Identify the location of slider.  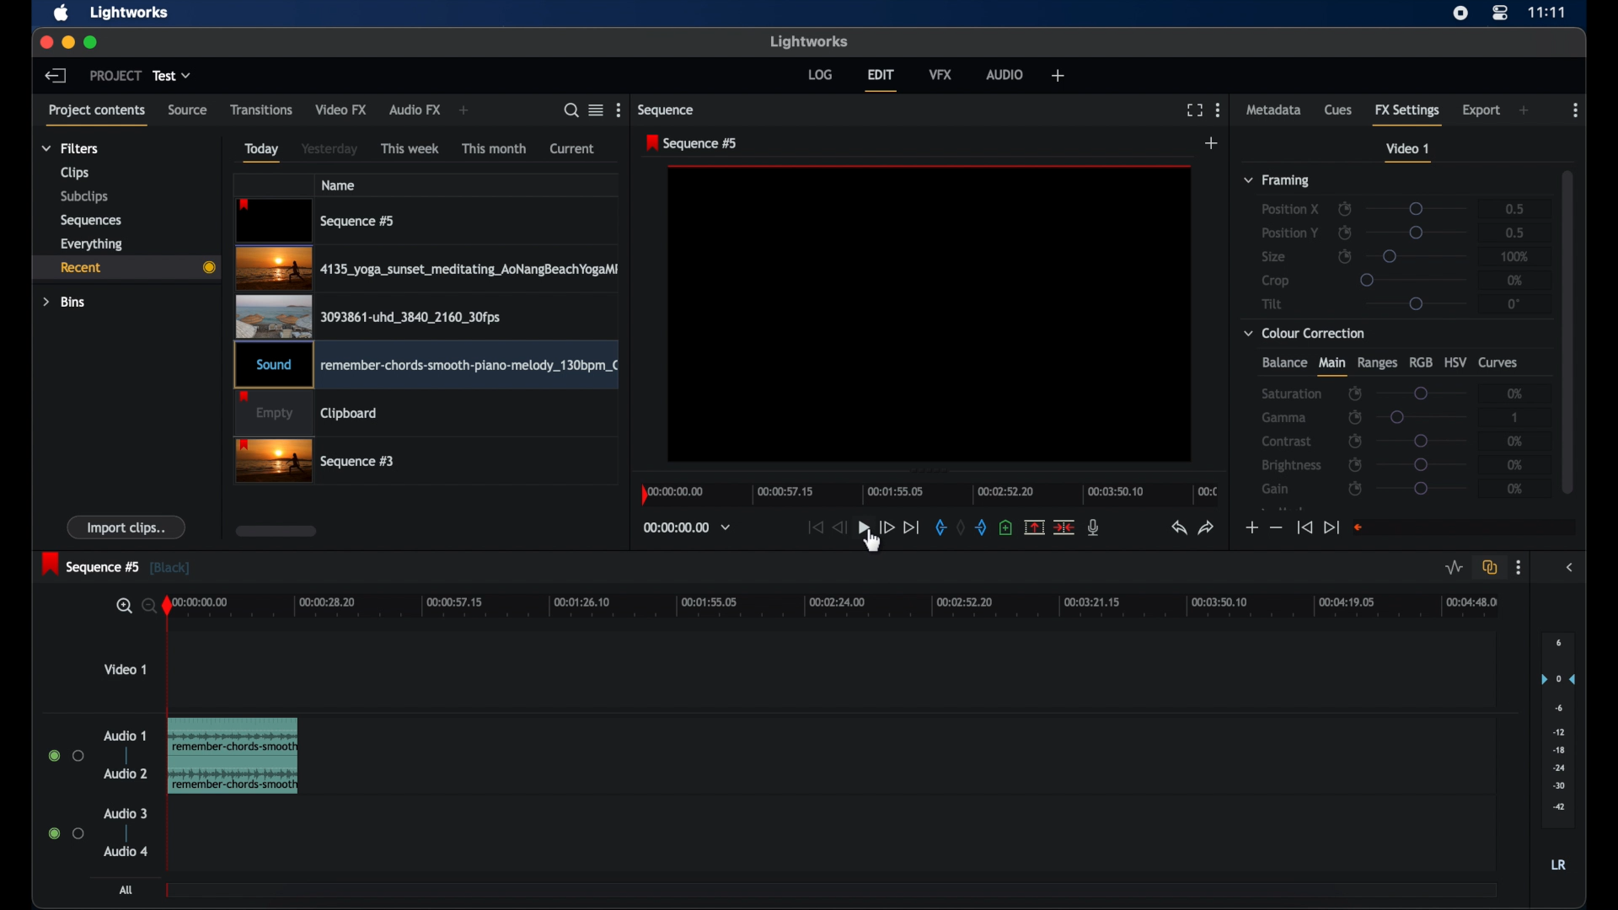
(1416, 304).